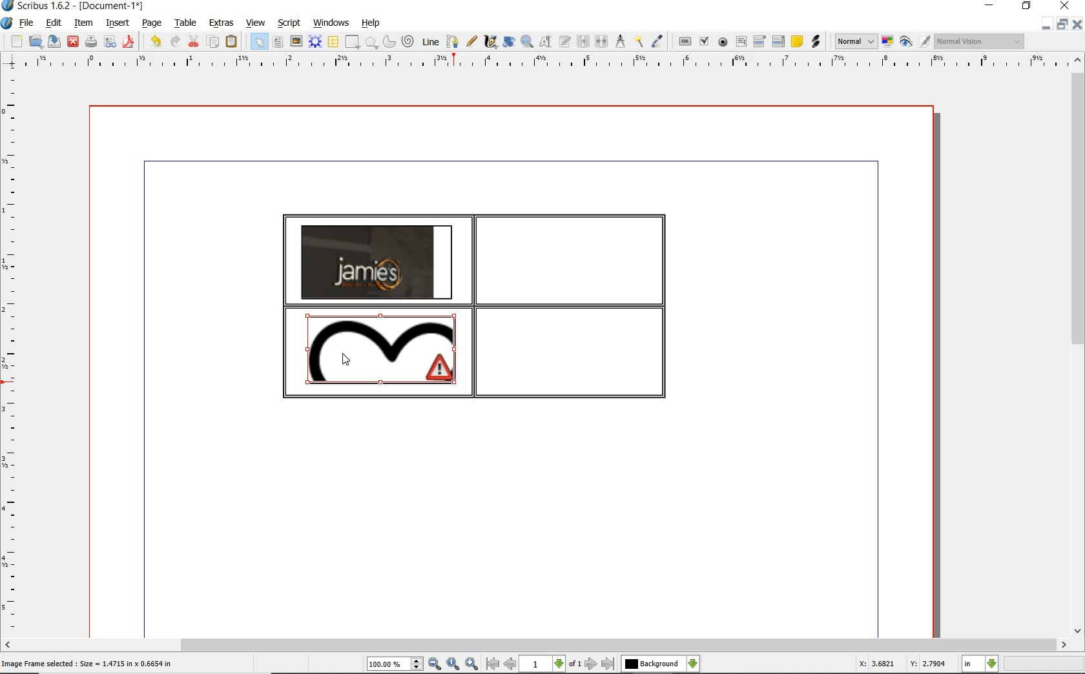  Describe the element at coordinates (551, 664) in the screenshot. I see `select current page level` at that location.